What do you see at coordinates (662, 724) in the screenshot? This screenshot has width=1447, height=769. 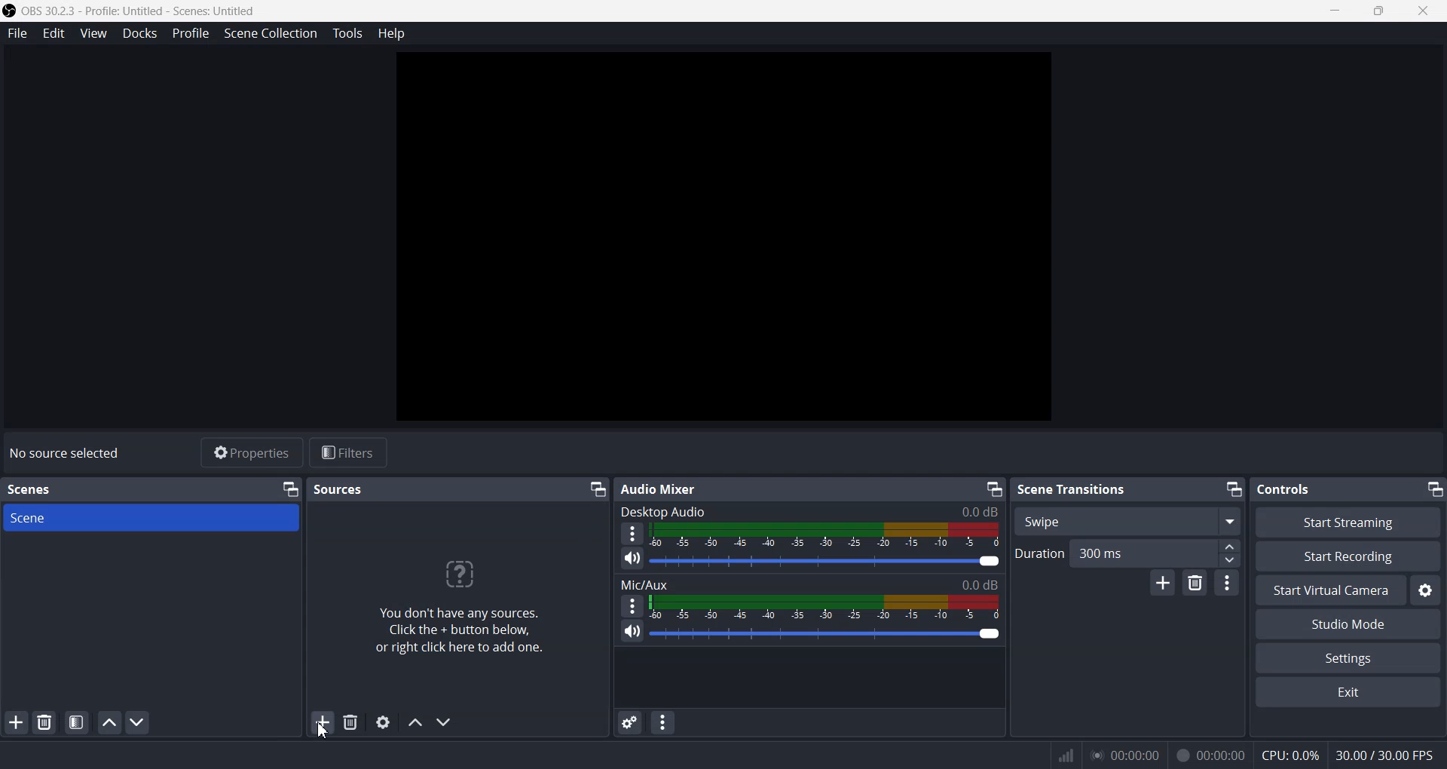 I see `Audio Mixer menu` at bounding box center [662, 724].